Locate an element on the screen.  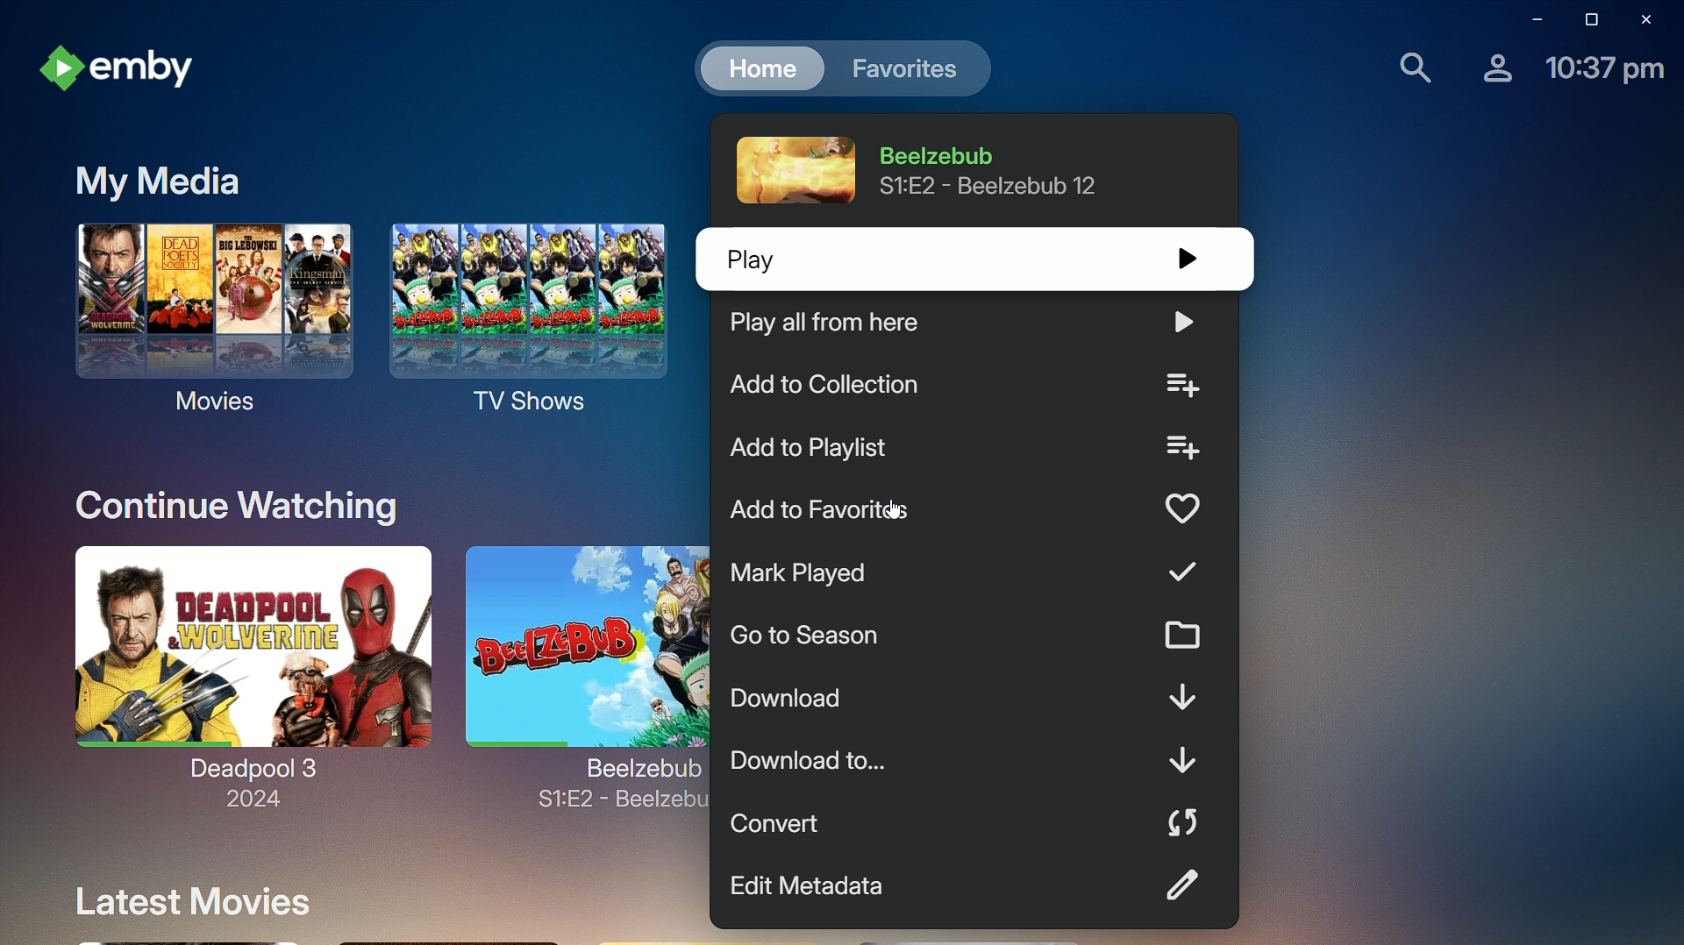
Convert is located at coordinates (960, 821).